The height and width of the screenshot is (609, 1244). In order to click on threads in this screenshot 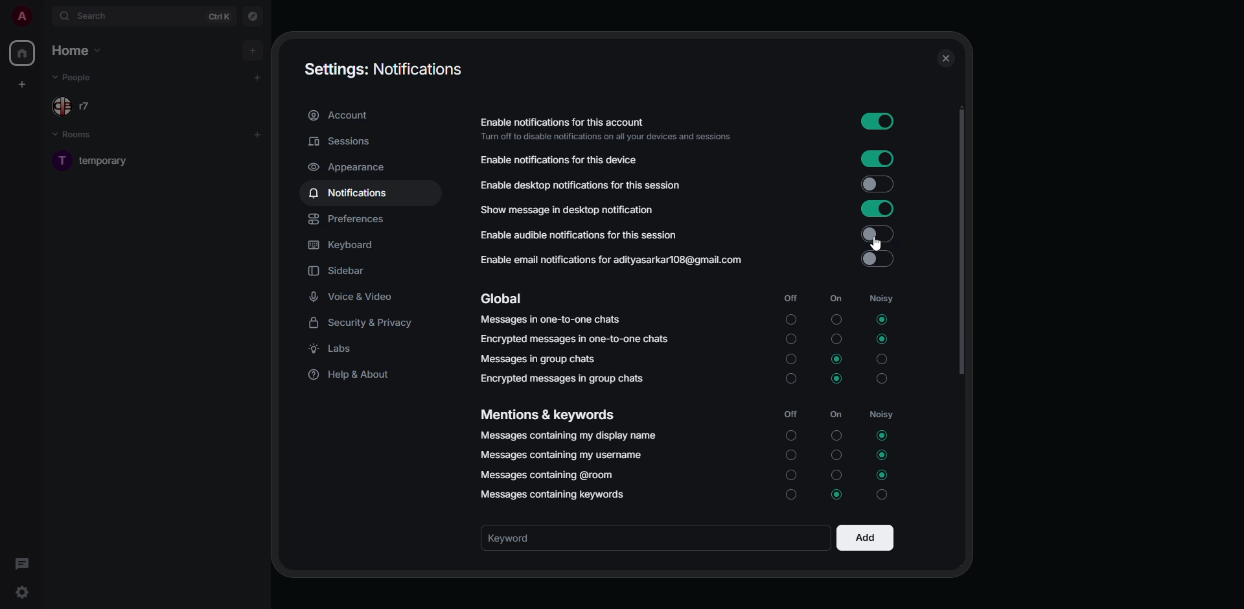, I will do `click(21, 562)`.